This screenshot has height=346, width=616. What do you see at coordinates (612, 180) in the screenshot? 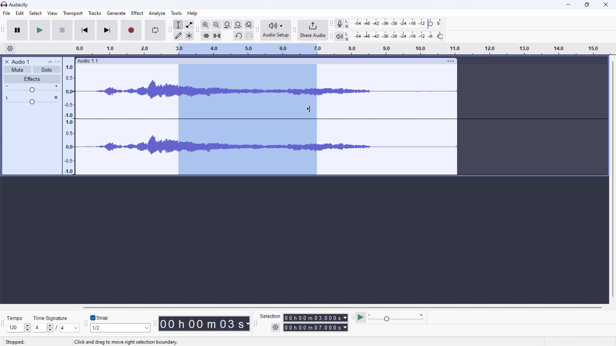
I see `vertical scrollbar` at bounding box center [612, 180].